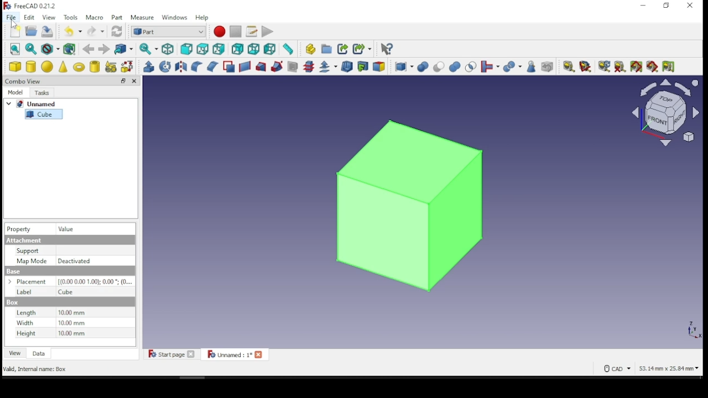  Describe the element at coordinates (220, 32) in the screenshot. I see `macro recording` at that location.